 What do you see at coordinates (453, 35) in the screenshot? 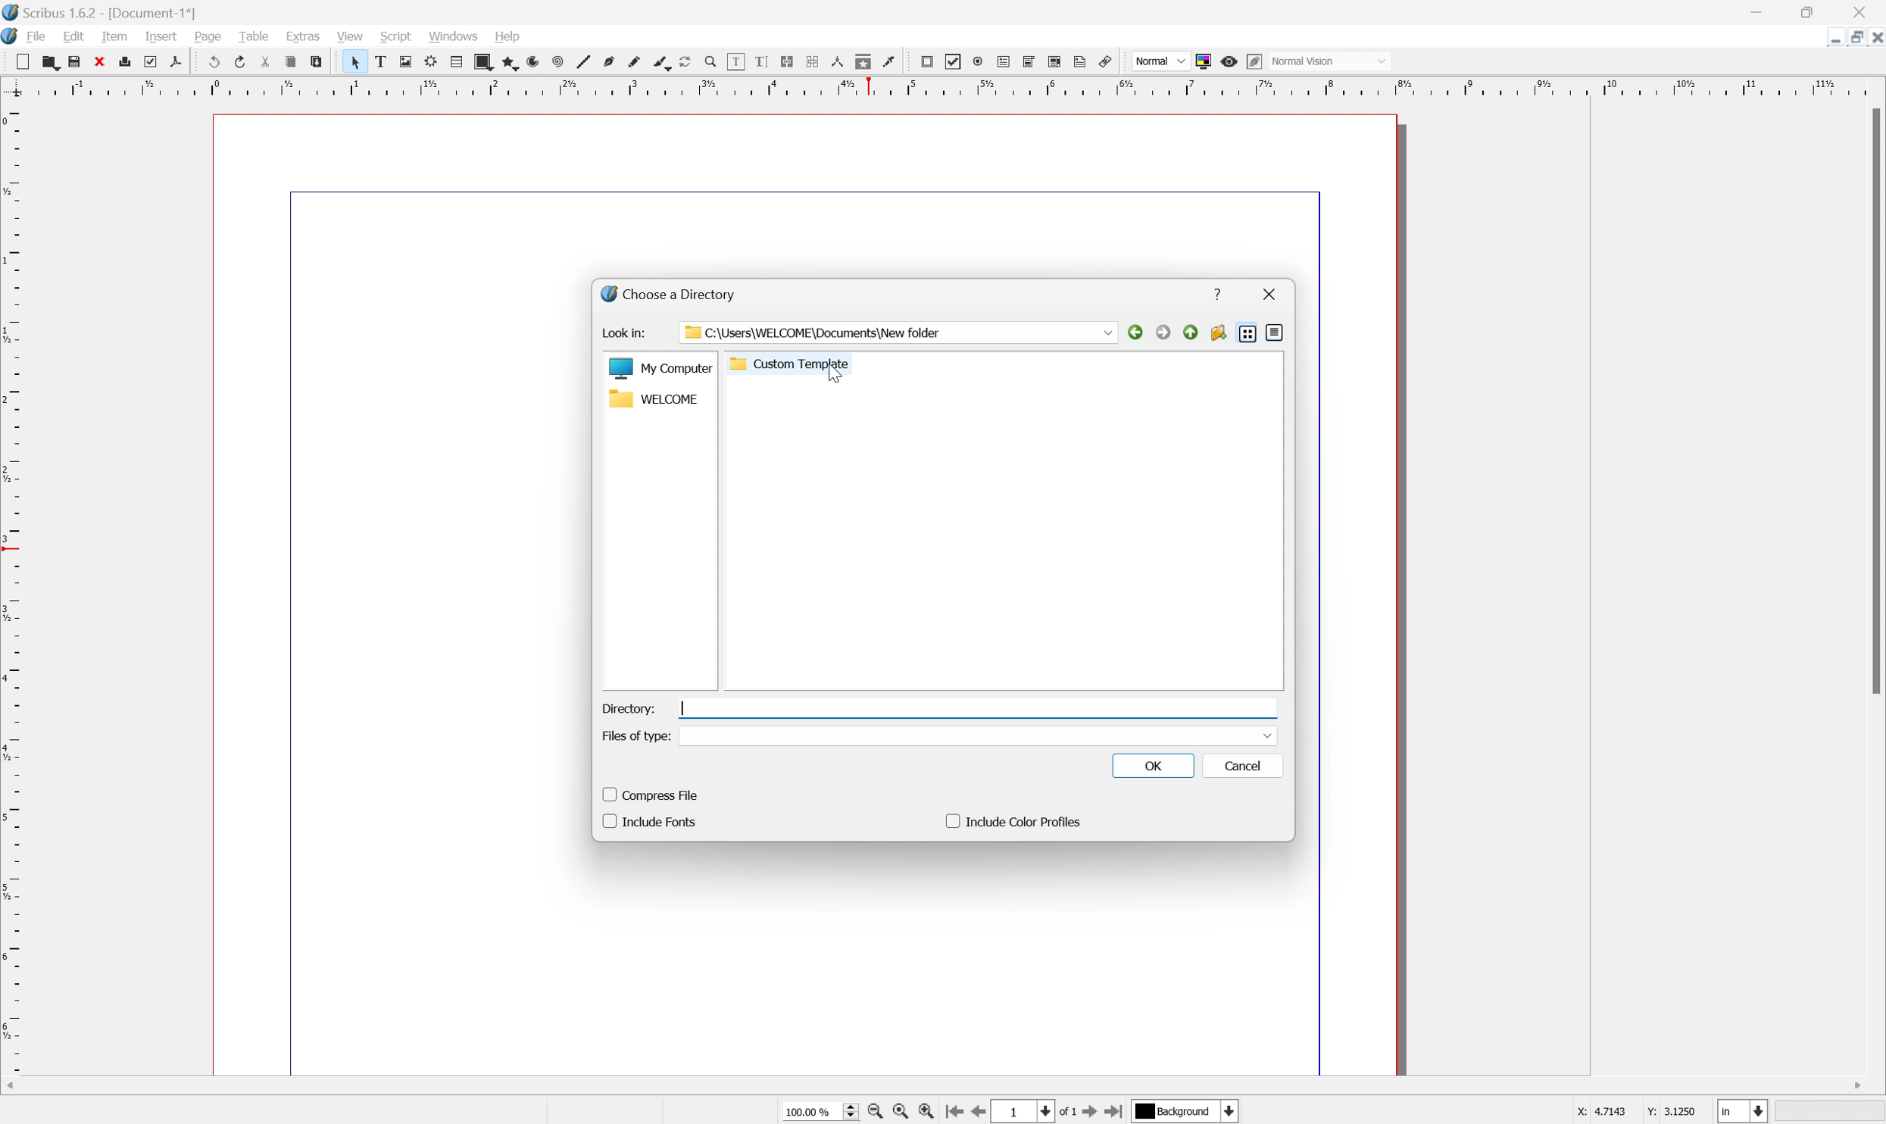
I see `windows` at bounding box center [453, 35].